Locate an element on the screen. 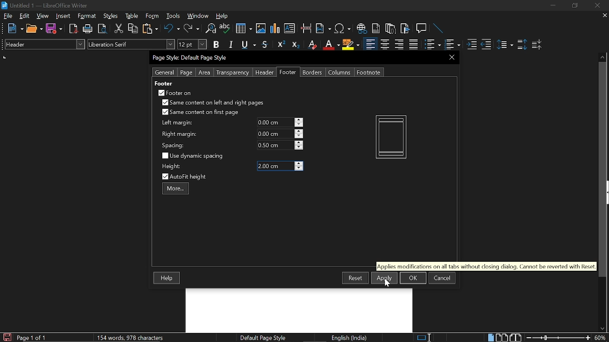 This screenshot has height=342, width=609. Line is located at coordinates (439, 29).